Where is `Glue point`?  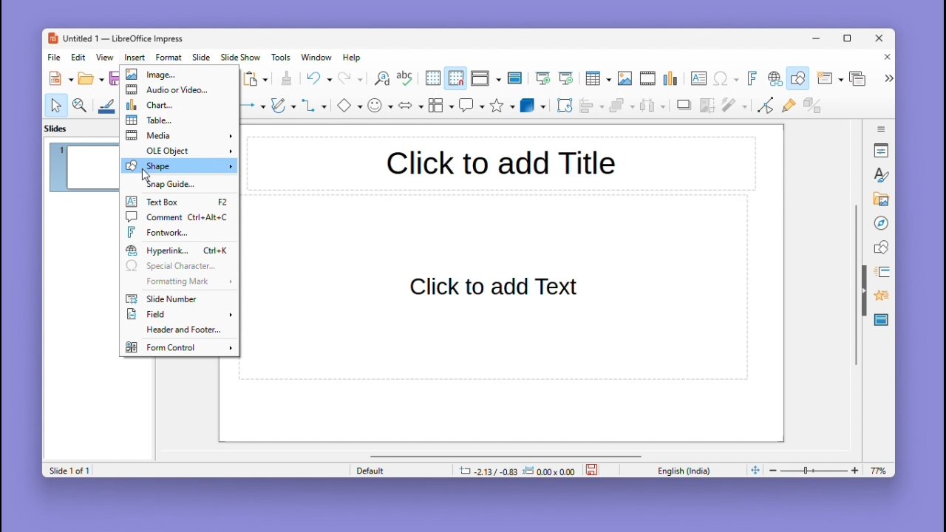 Glue point is located at coordinates (792, 107).